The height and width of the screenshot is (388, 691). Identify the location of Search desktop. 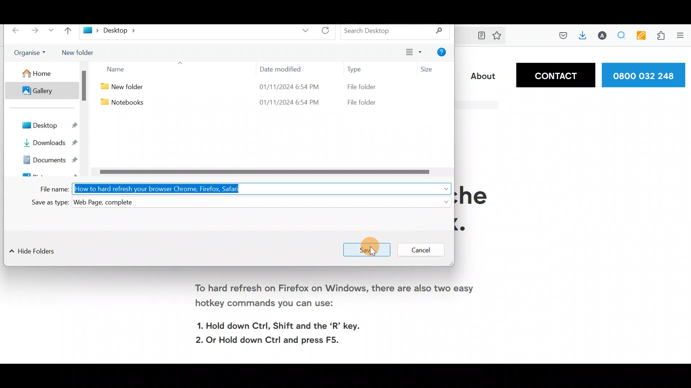
(398, 31).